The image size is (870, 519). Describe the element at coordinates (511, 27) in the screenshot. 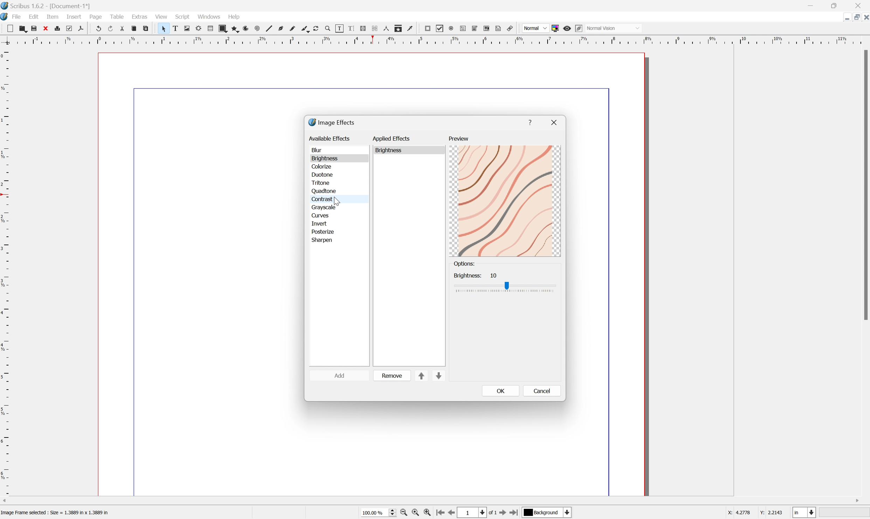

I see `Link annotation` at that location.